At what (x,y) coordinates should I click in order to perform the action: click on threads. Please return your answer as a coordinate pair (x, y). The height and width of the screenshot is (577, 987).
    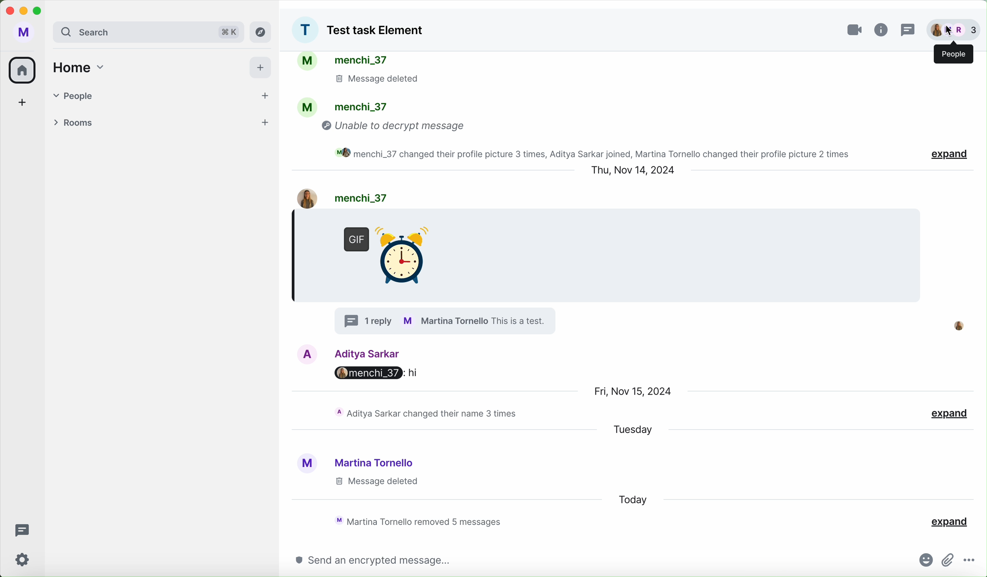
    Looking at the image, I should click on (20, 529).